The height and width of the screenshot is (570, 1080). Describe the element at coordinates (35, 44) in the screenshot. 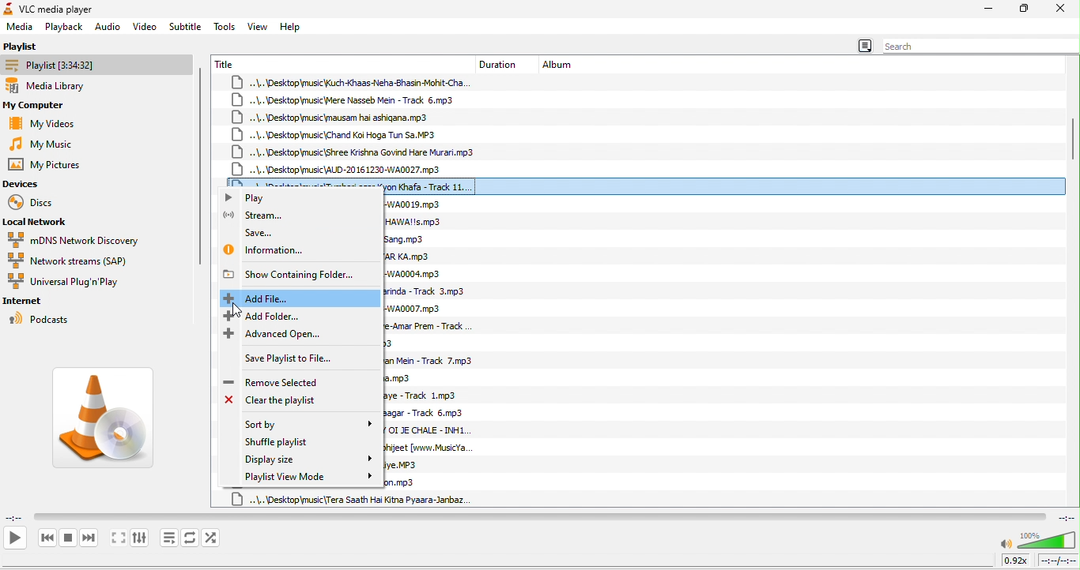

I see `playlist` at that location.